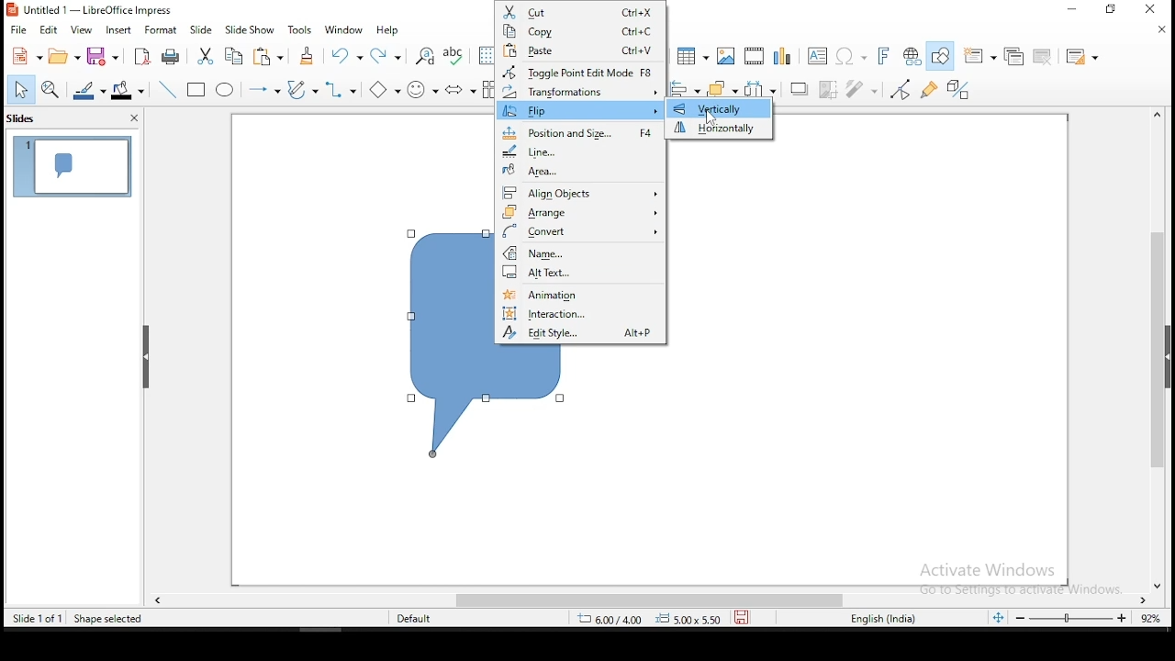 The width and height of the screenshot is (1175, 661). I want to click on align objects, so click(580, 192).